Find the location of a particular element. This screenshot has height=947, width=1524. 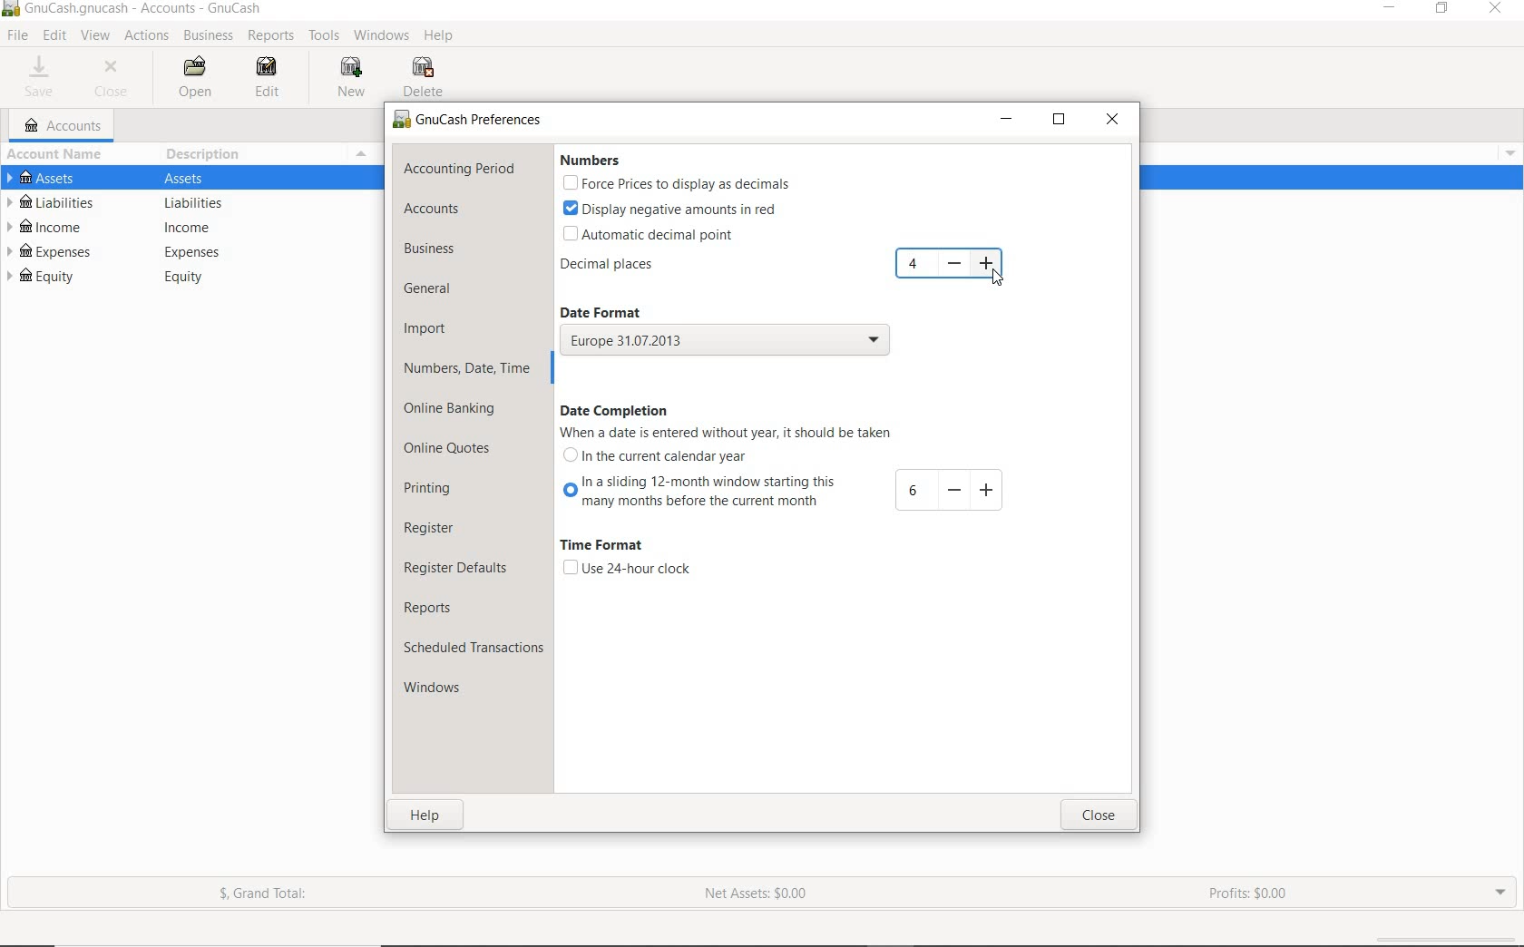

ecimal places is located at coordinates (613, 266).